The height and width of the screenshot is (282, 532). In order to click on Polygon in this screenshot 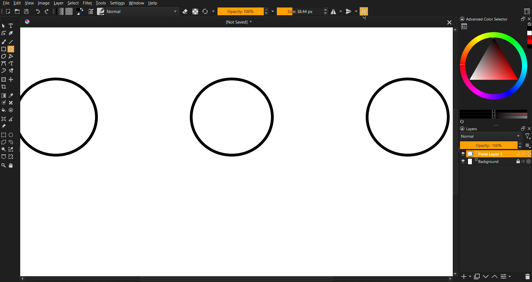, I will do `click(3, 57)`.